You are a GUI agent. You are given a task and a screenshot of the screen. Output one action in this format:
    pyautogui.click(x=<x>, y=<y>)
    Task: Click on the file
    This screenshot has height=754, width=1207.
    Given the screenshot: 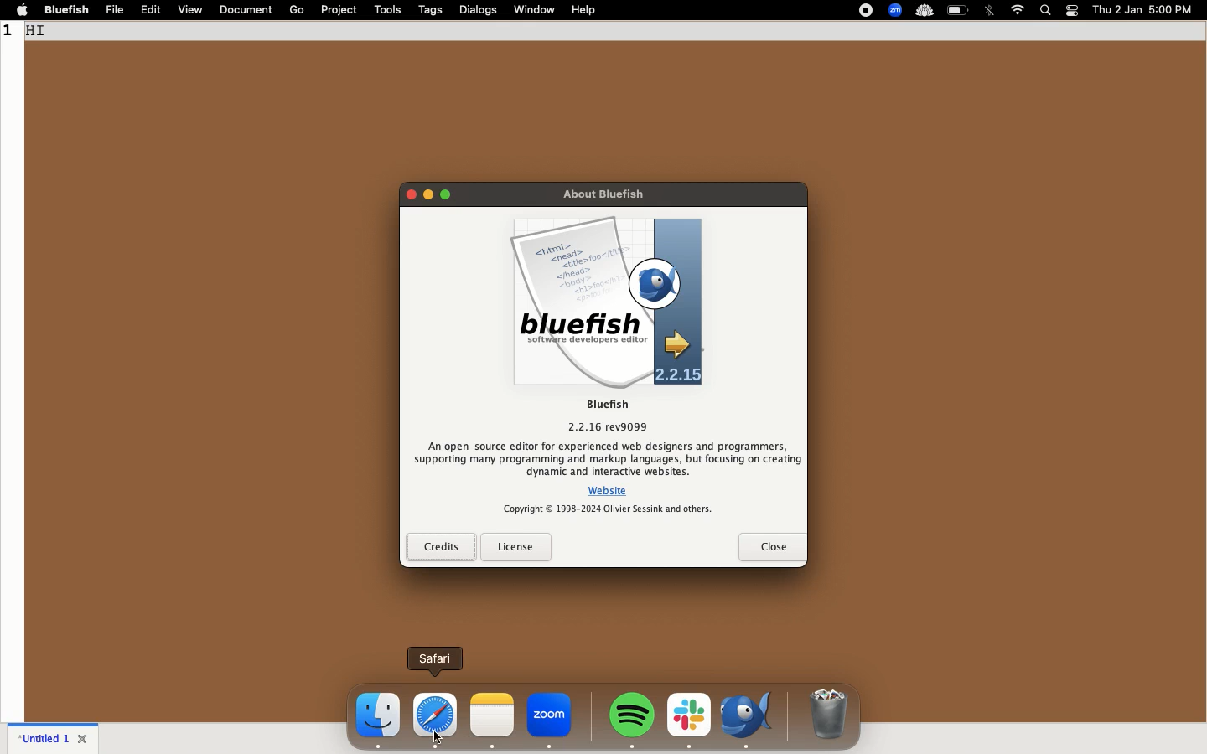 What is the action you would take?
    pyautogui.click(x=117, y=10)
    